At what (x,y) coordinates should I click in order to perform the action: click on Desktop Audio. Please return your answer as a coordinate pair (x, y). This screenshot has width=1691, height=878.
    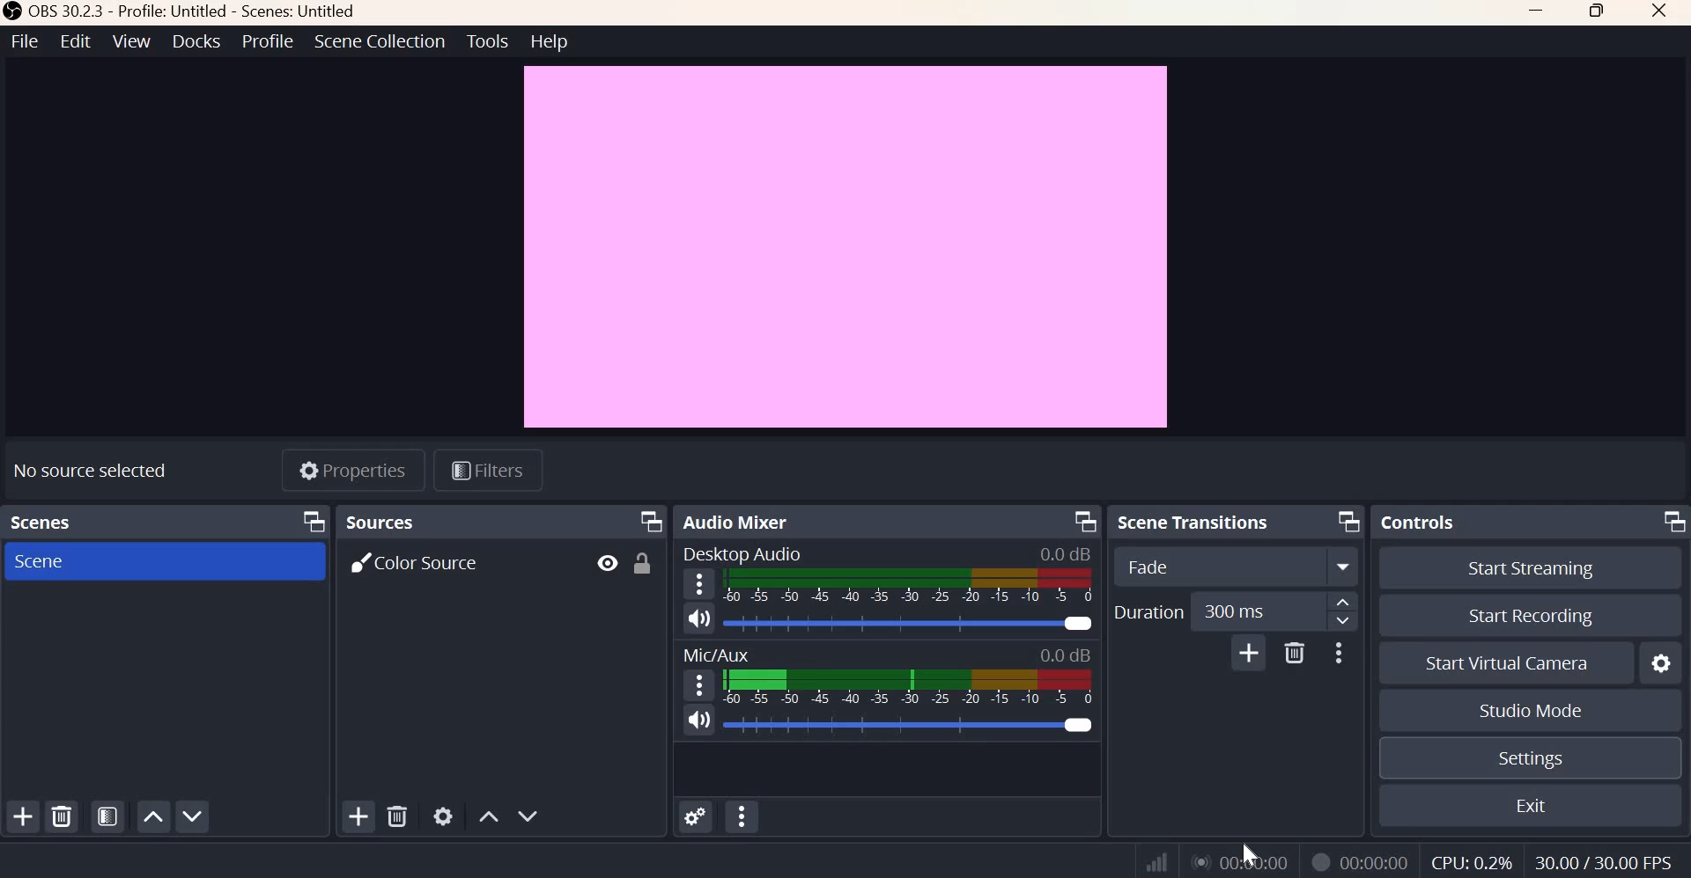
    Looking at the image, I should click on (747, 553).